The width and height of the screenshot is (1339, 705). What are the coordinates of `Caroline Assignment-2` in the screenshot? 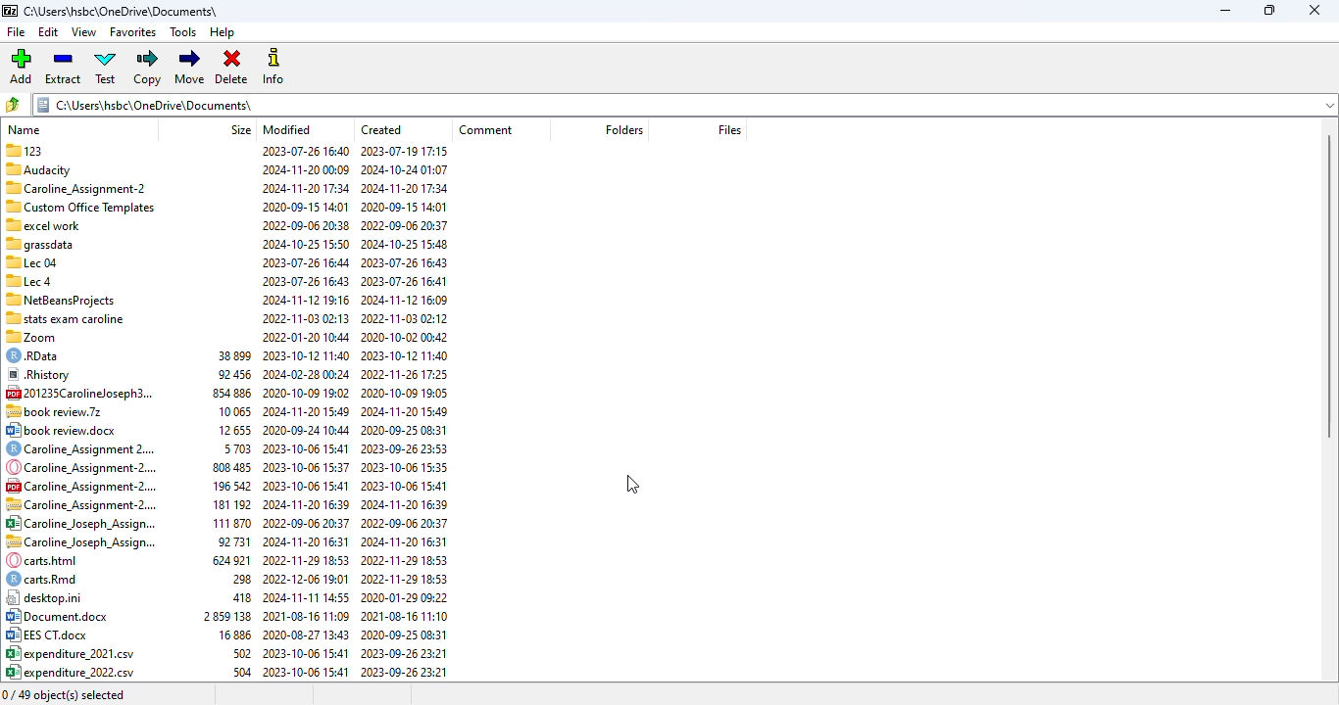 It's located at (75, 188).